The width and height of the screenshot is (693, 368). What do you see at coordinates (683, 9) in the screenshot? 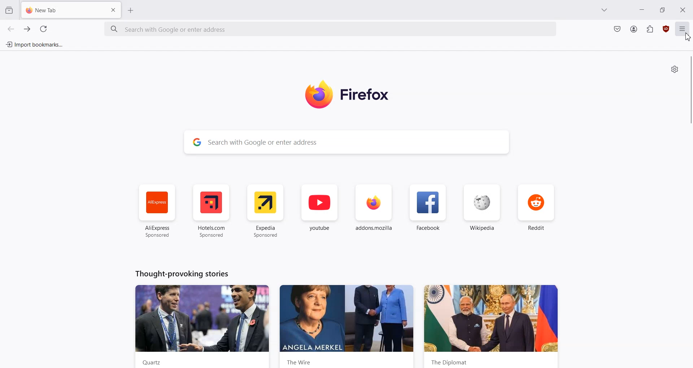
I see `Close` at bounding box center [683, 9].